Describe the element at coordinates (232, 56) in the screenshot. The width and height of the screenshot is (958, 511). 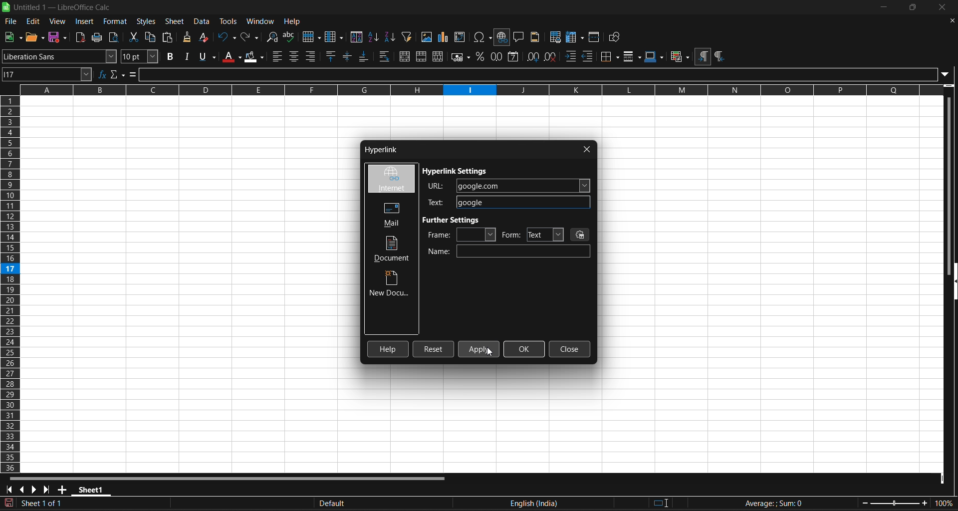
I see `font color` at that location.